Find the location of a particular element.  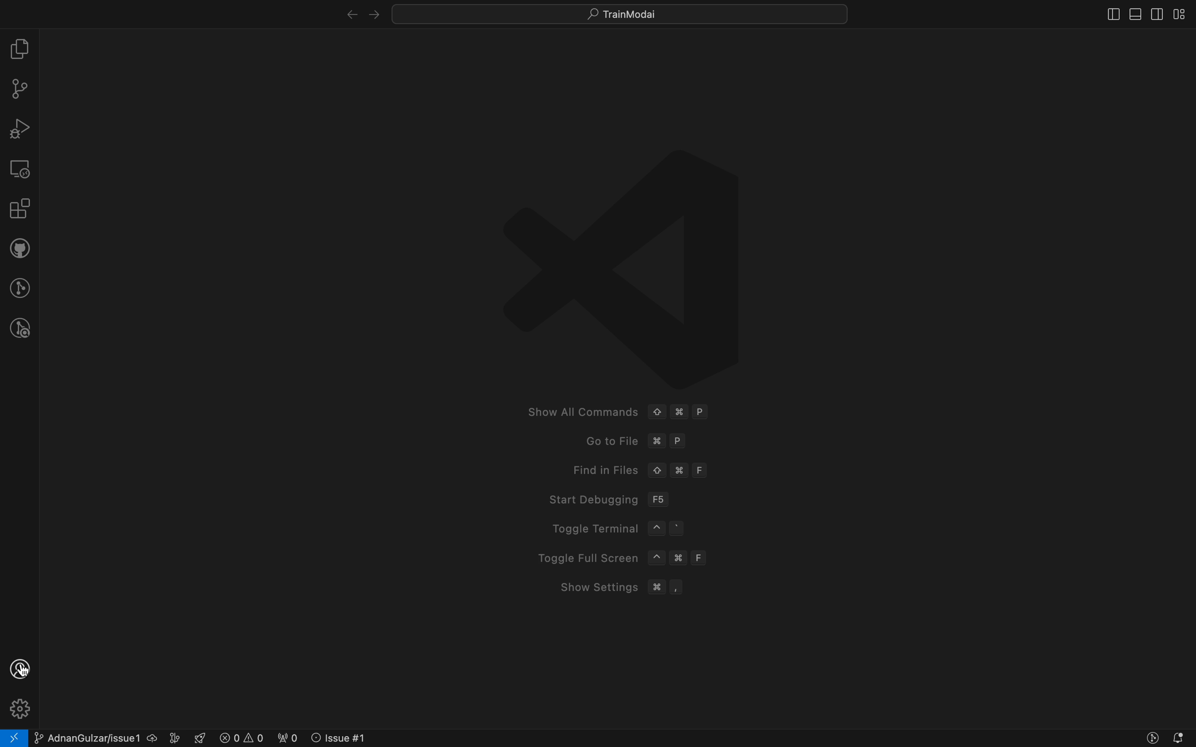

github pull request and issues is located at coordinates (19, 249).